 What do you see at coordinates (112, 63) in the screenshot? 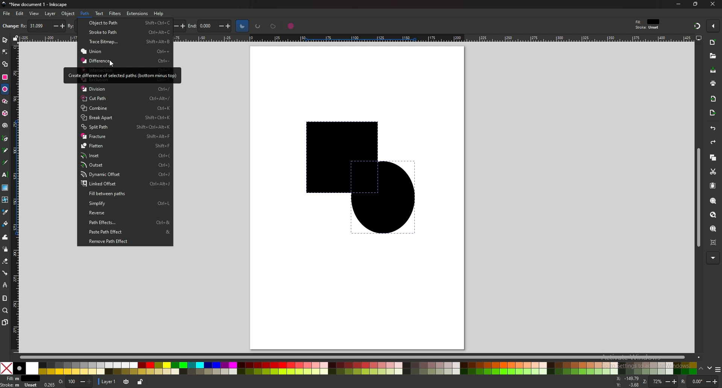
I see `cursor` at bounding box center [112, 63].